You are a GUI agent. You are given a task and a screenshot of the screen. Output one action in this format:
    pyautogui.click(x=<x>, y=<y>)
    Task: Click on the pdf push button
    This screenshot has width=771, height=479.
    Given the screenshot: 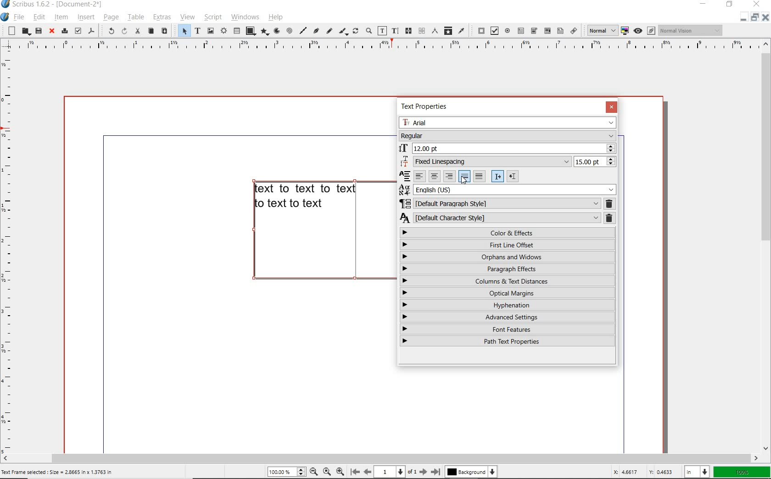 What is the action you would take?
    pyautogui.click(x=478, y=30)
    